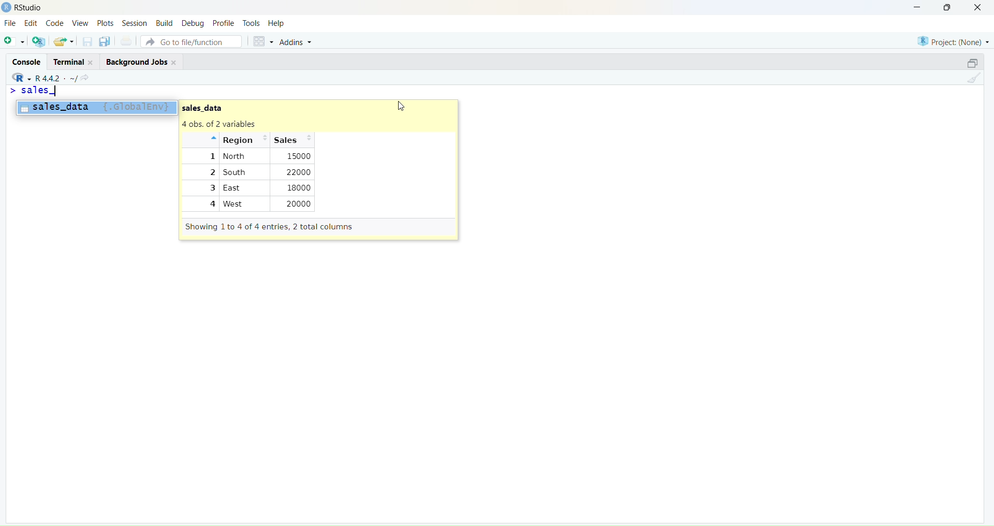 The image size is (994, 526). Describe the element at coordinates (256, 173) in the screenshot. I see `“ Region Sales

1 North 15000
2 South 22000
3 East 18000
4 West 20000` at that location.